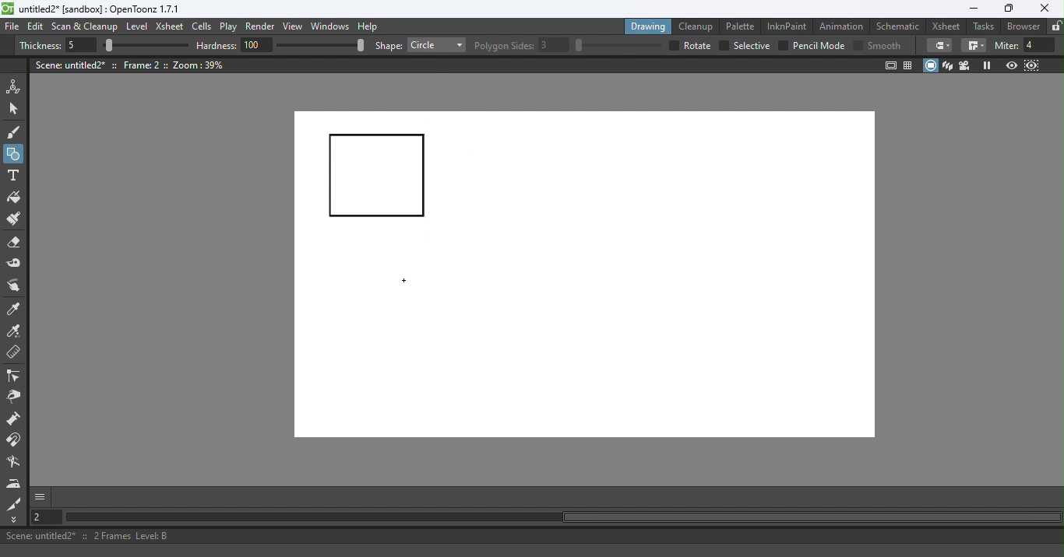 This screenshot has height=557, width=1064. Describe the element at coordinates (618, 45) in the screenshot. I see `slider` at that location.